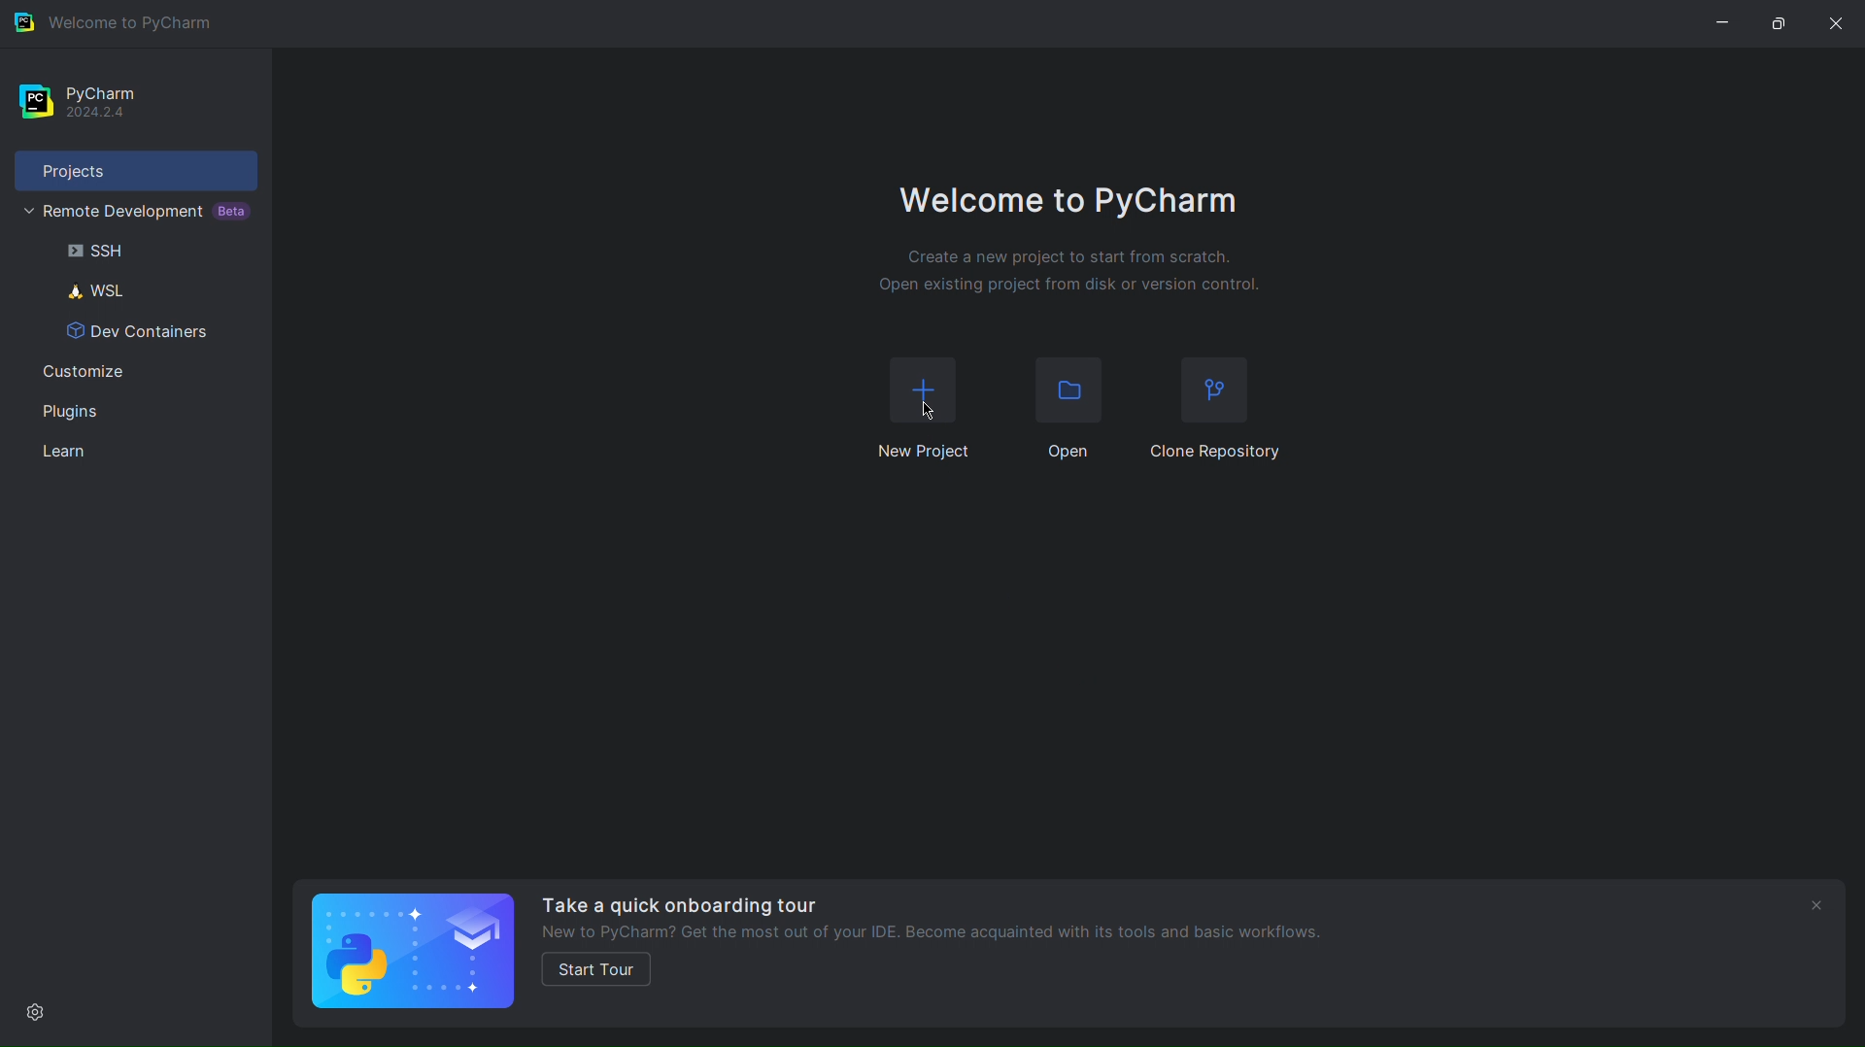 Image resolution: width=1865 pixels, height=1047 pixels. I want to click on Create a new project to start from scratch, so click(1070, 256).